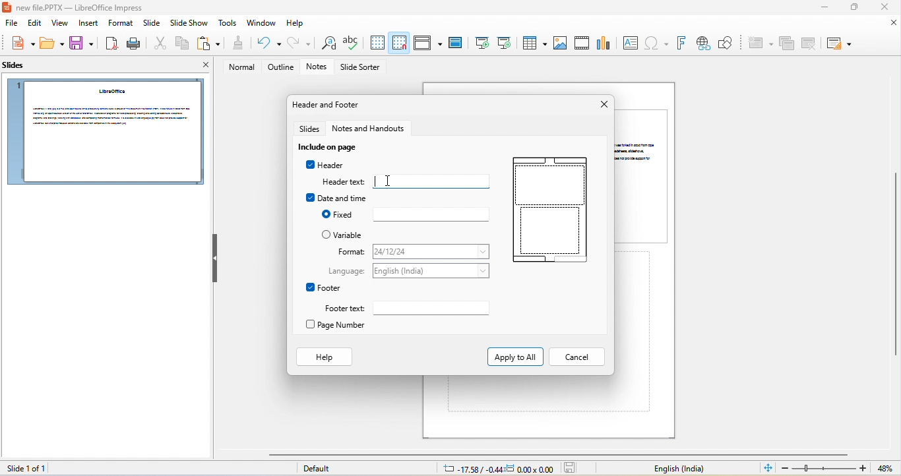 This screenshot has height=476, width=901. I want to click on redo, so click(299, 43).